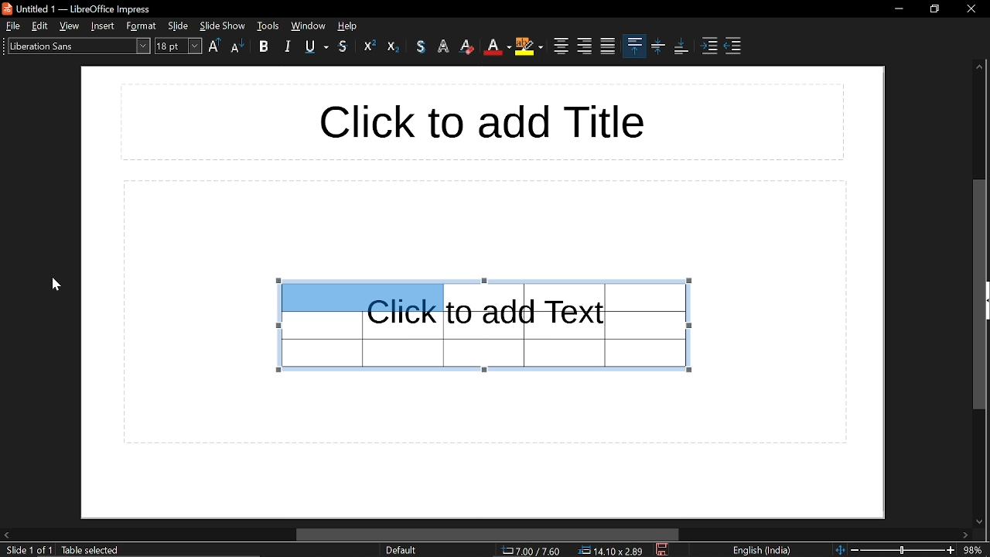  Describe the element at coordinates (308, 26) in the screenshot. I see `tools` at that location.